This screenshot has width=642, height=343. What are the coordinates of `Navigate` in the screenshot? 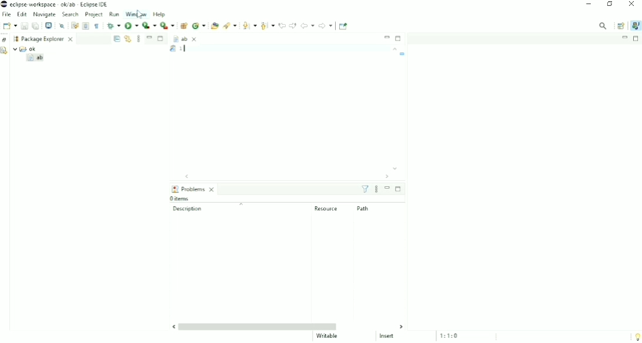 It's located at (44, 15).